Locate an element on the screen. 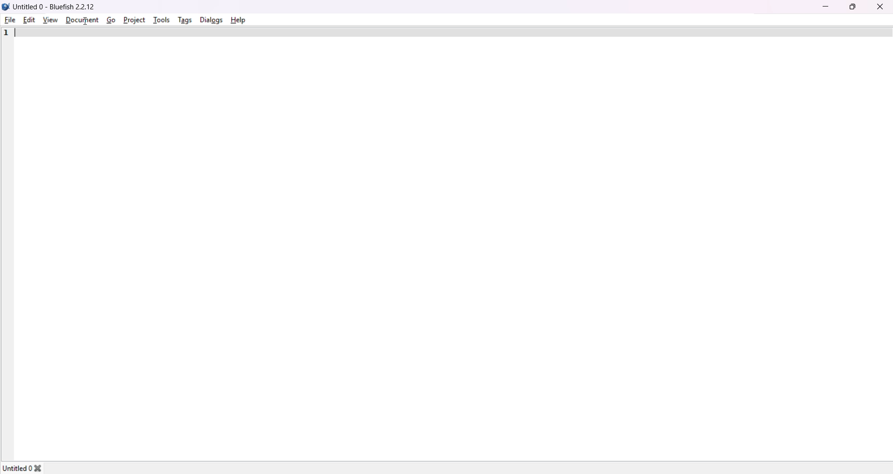  close tab is located at coordinates (44, 467).